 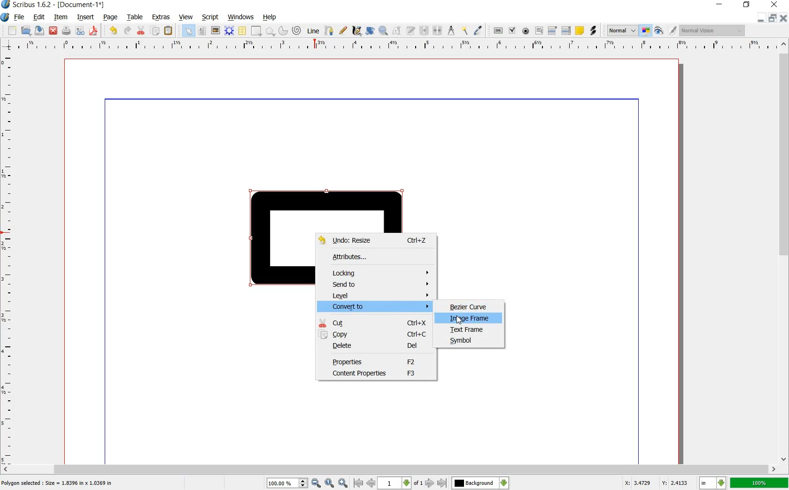 What do you see at coordinates (326, 207) in the screenshot?
I see `shape` at bounding box center [326, 207].